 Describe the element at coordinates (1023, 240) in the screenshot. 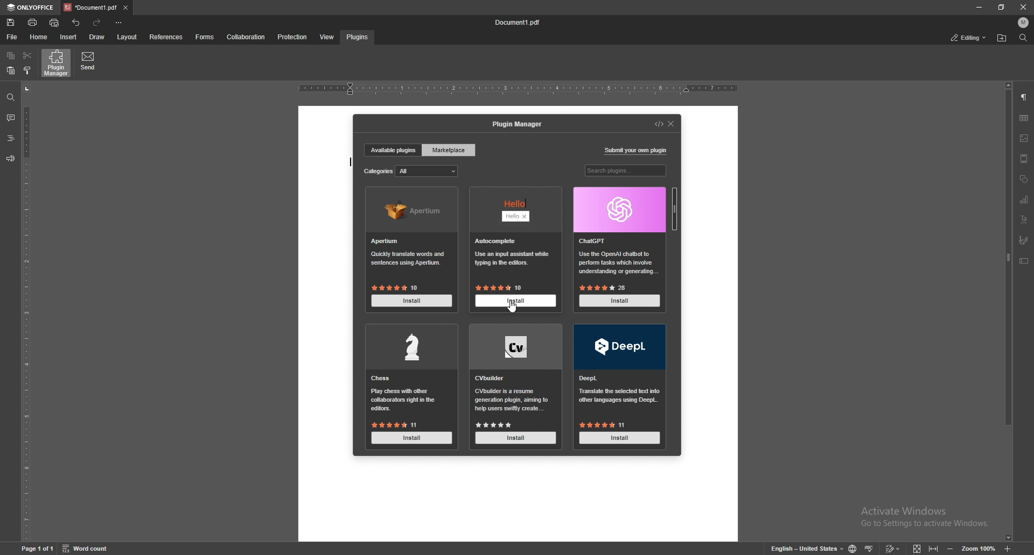

I see `signature` at that location.